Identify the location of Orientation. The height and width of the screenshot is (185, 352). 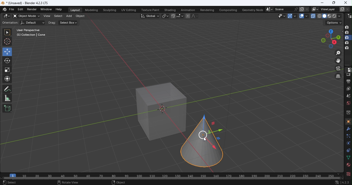
(9, 23).